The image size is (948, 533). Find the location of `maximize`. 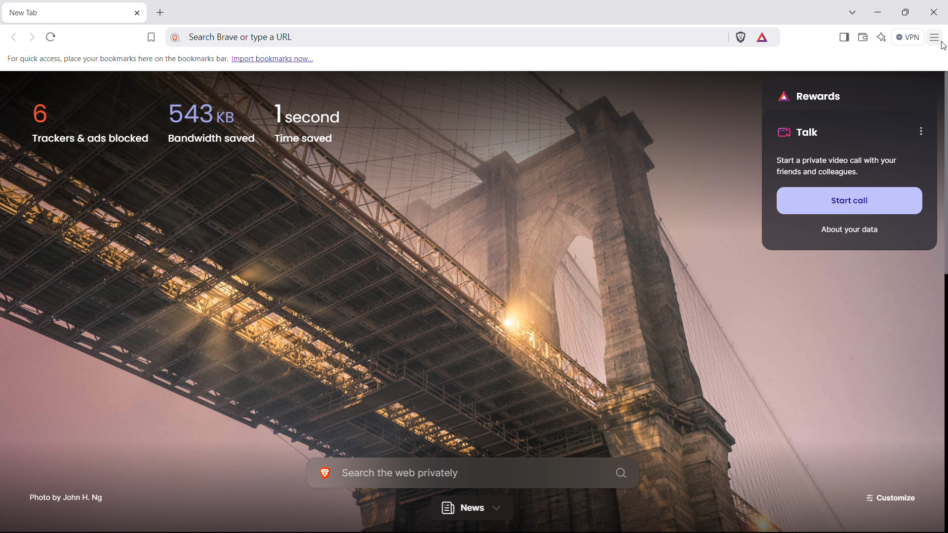

maximize is located at coordinates (905, 13).